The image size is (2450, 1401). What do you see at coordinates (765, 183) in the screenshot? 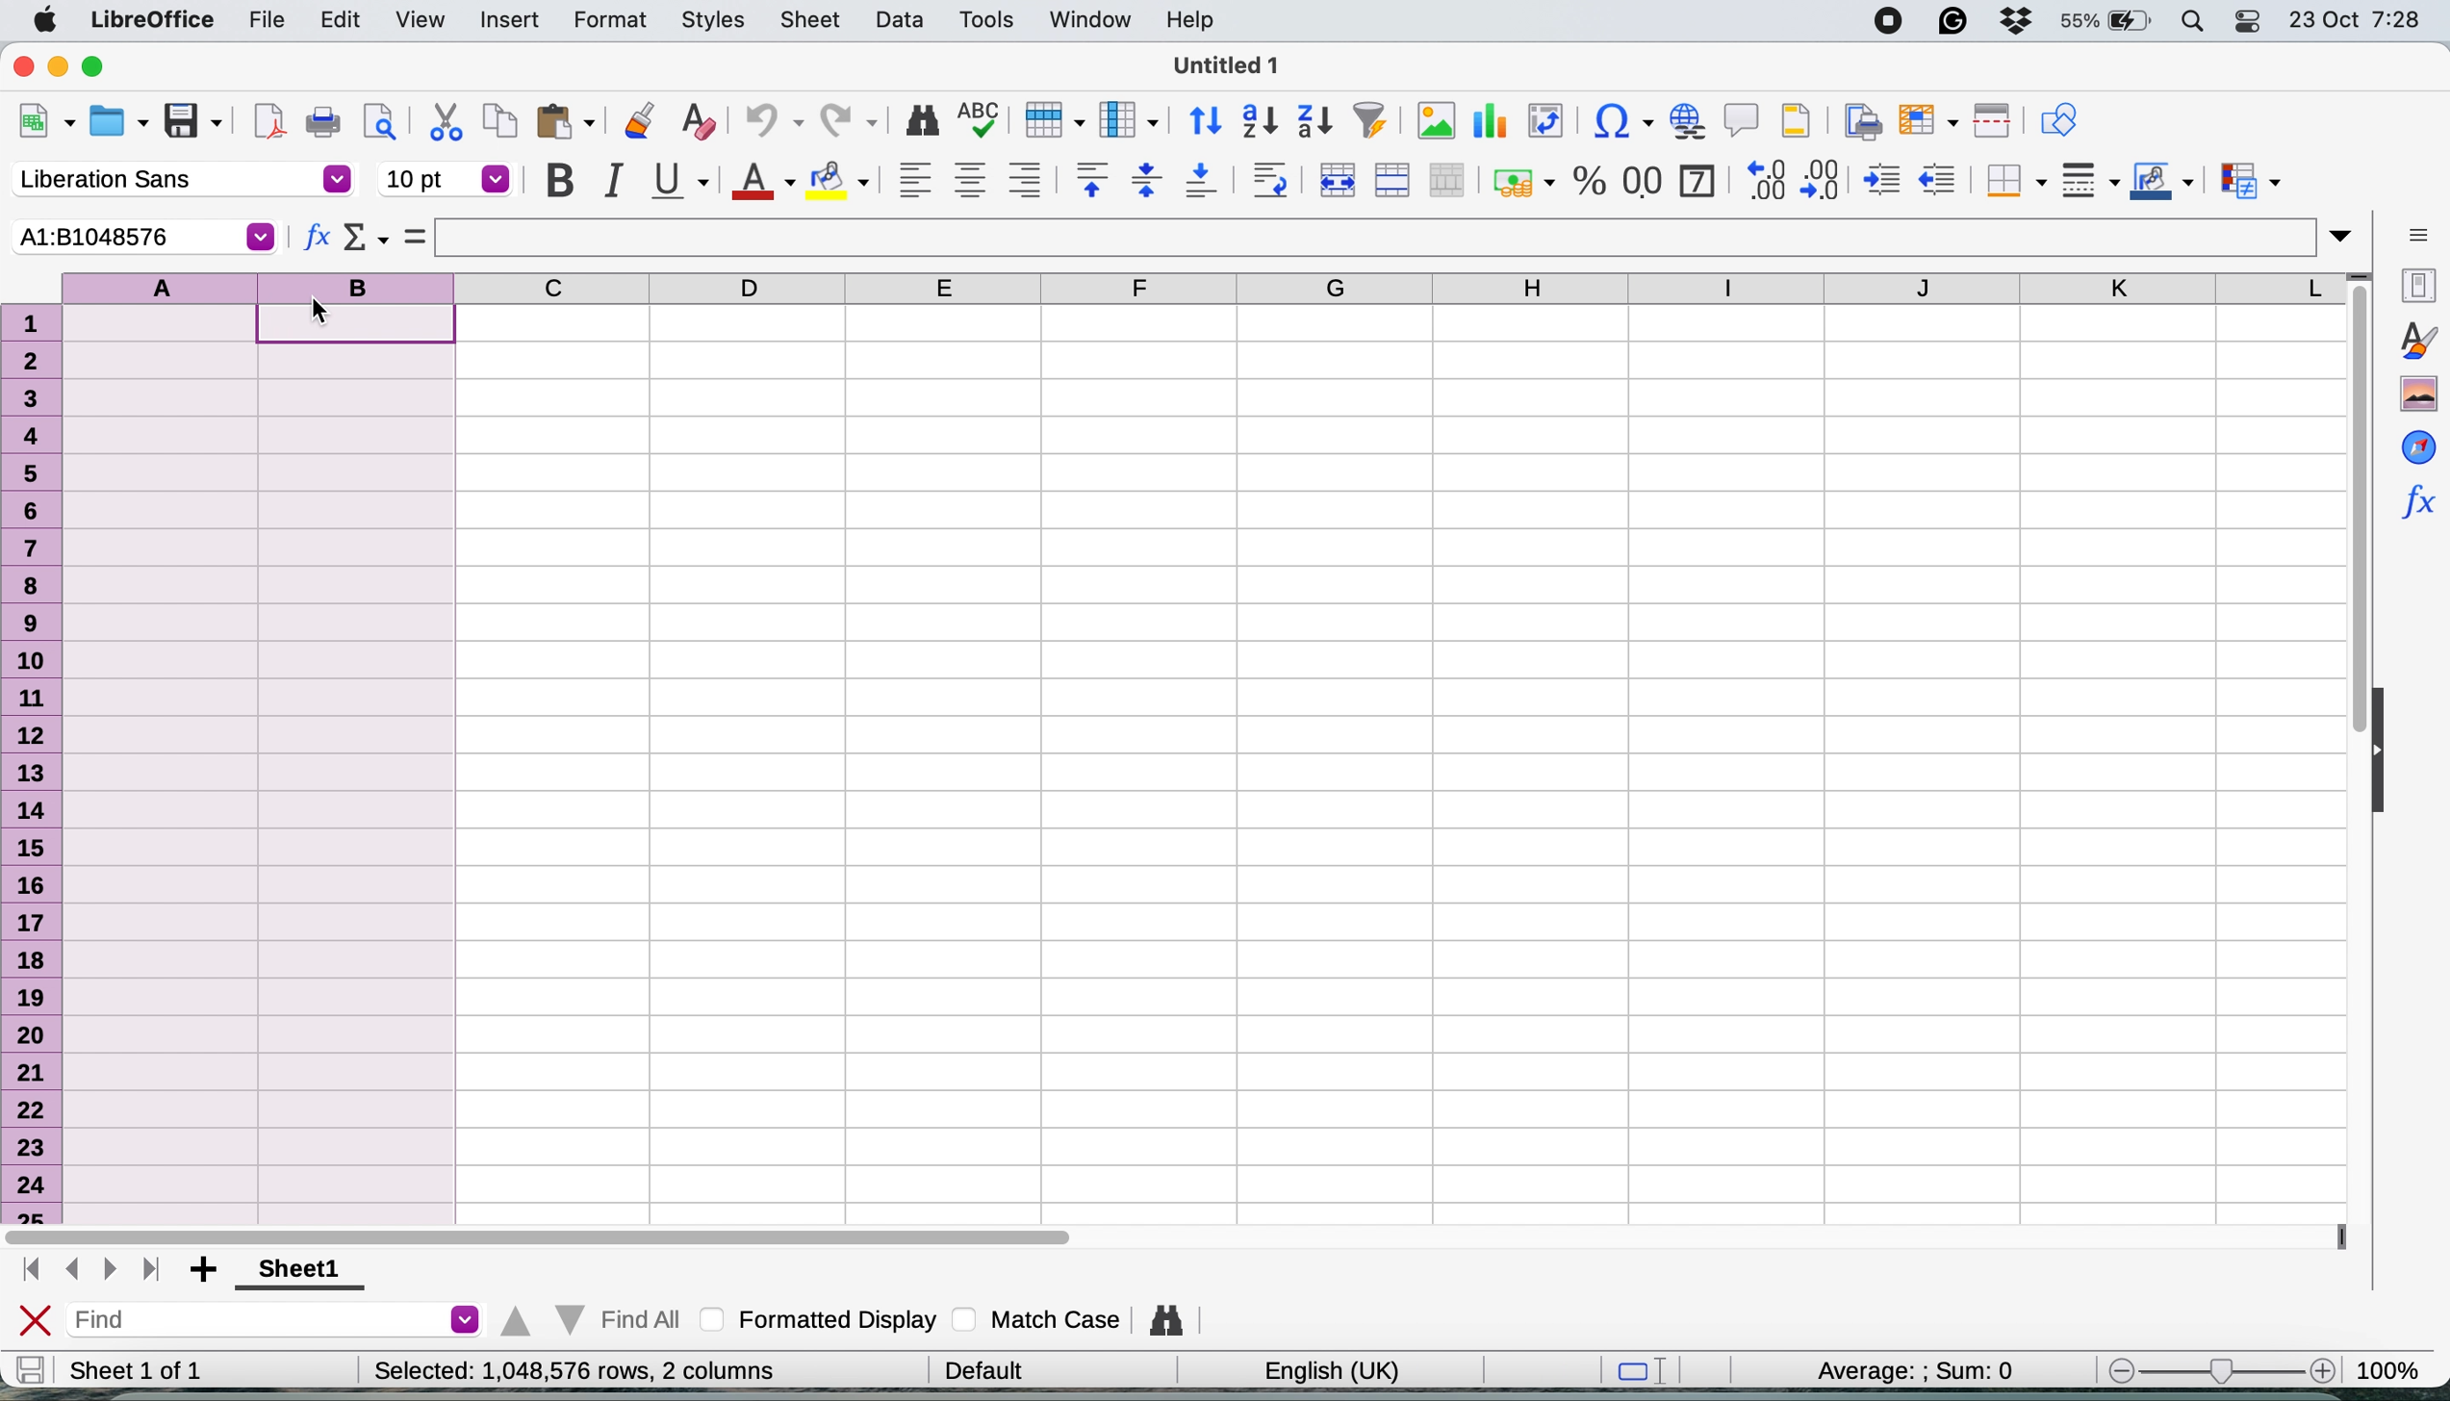
I see `text colour` at bounding box center [765, 183].